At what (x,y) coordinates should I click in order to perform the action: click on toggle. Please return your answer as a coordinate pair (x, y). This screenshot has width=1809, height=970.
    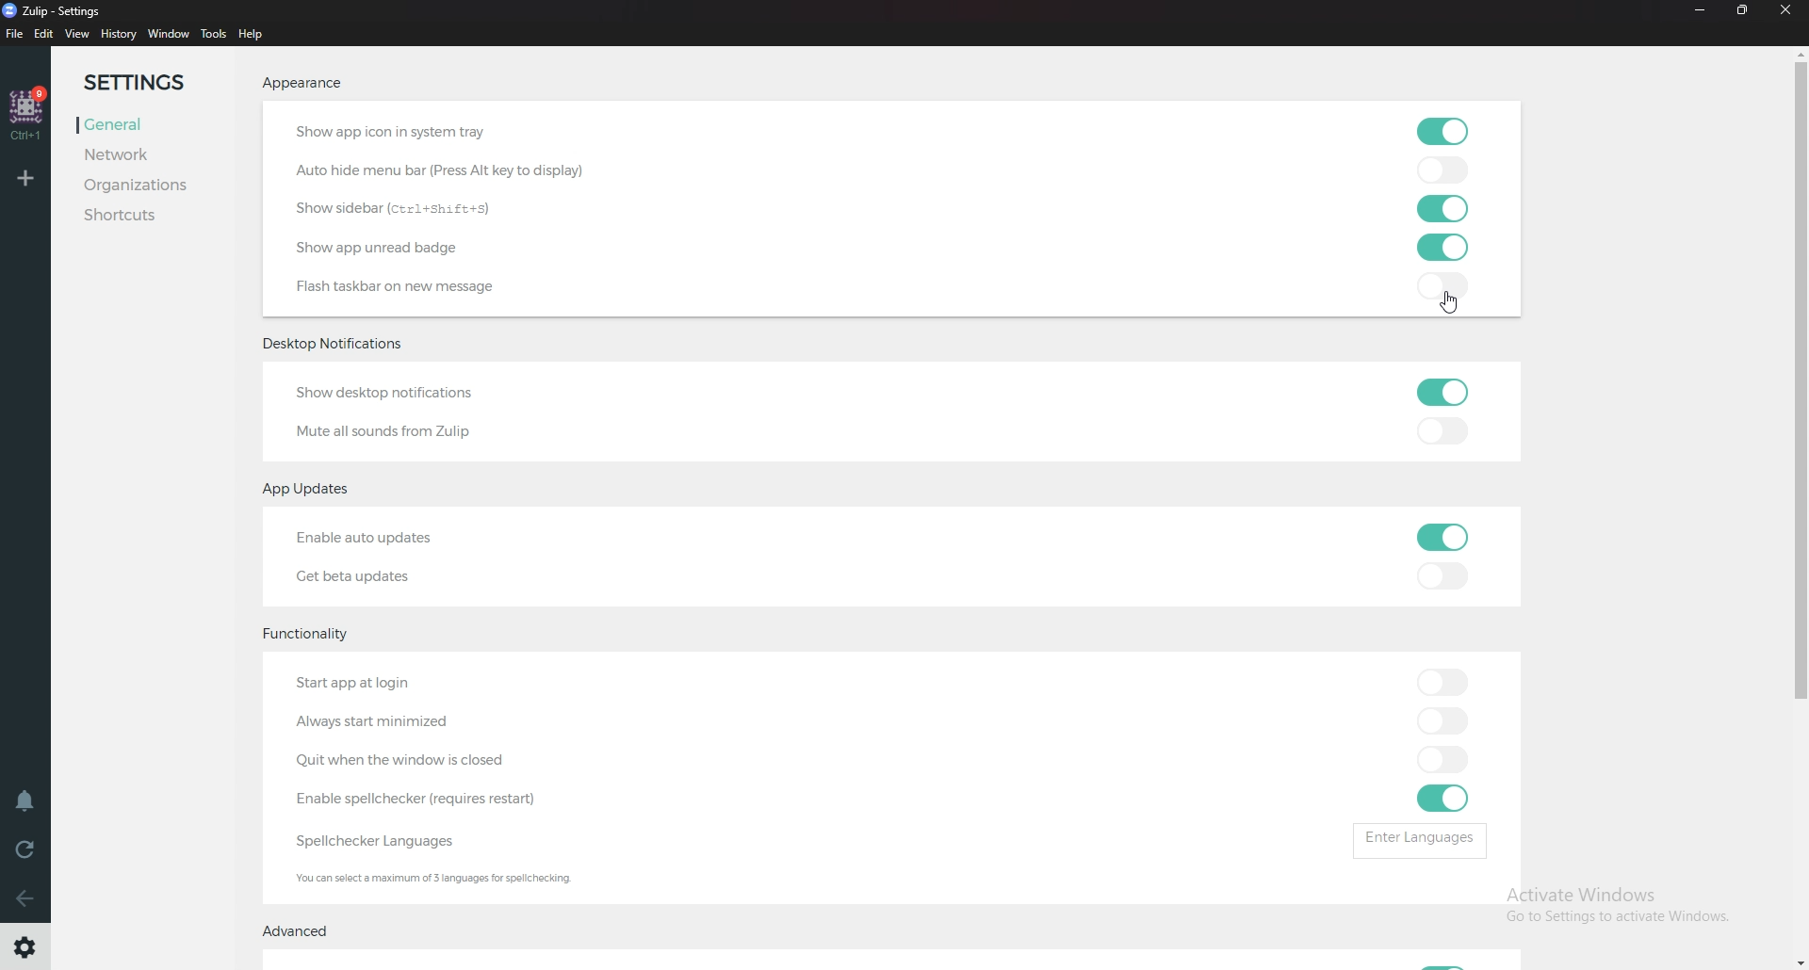
    Looking at the image, I should click on (1443, 761).